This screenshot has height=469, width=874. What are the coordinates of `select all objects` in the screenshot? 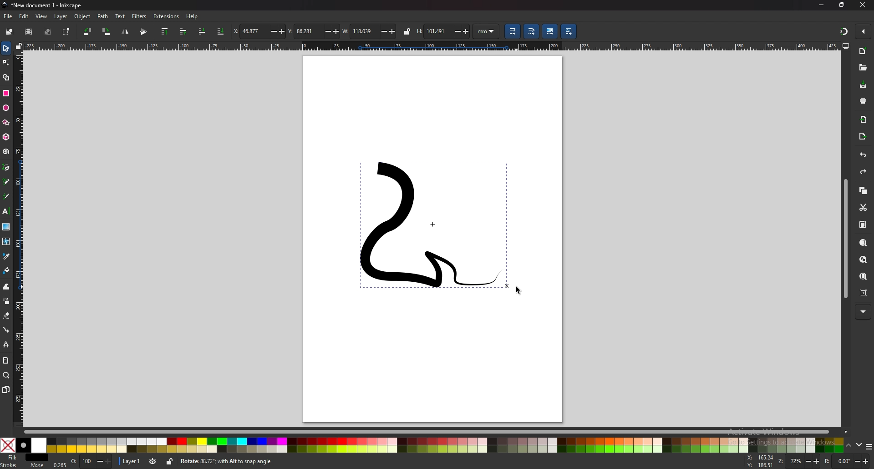 It's located at (10, 30).